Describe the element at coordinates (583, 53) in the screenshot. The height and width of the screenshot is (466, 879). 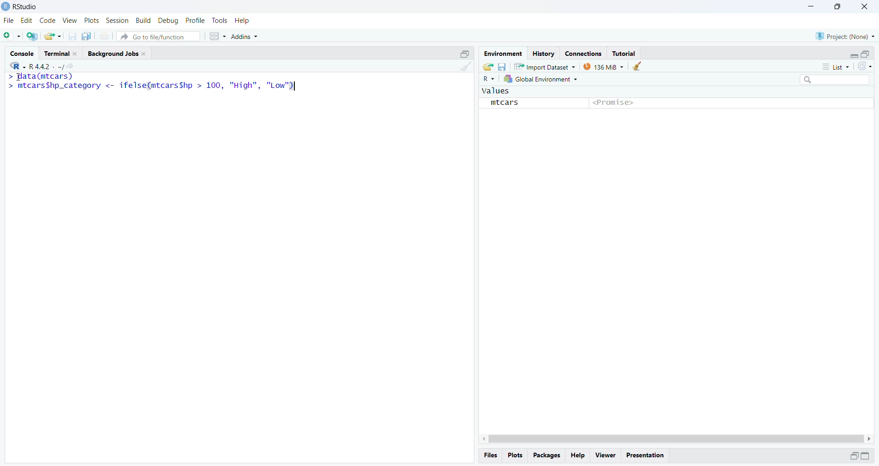
I see `Connections` at that location.